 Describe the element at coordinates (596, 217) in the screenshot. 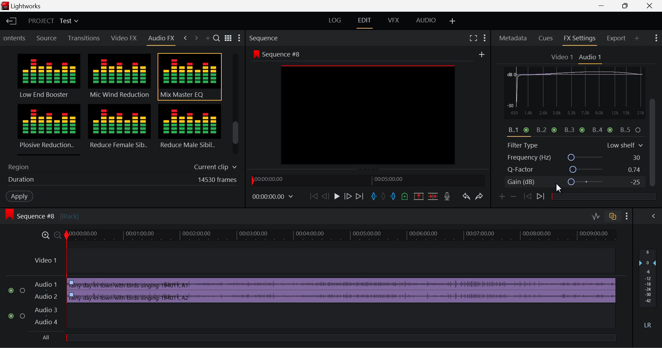

I see `Toggle Audio Levels Editing` at that location.